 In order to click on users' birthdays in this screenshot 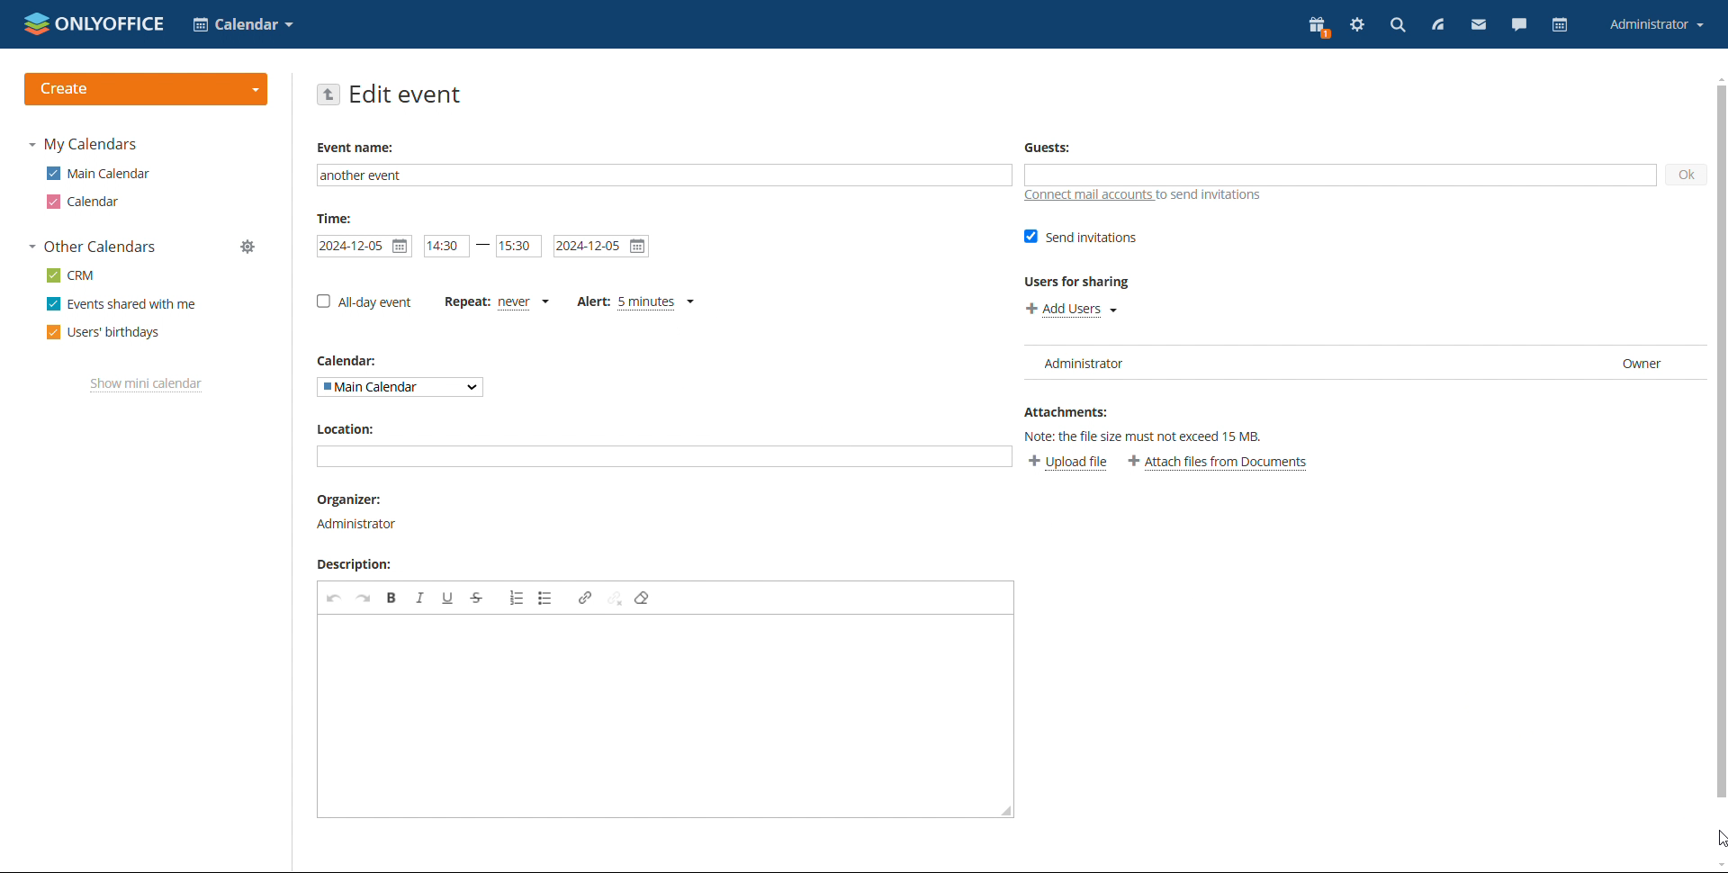, I will do `click(103, 333)`.